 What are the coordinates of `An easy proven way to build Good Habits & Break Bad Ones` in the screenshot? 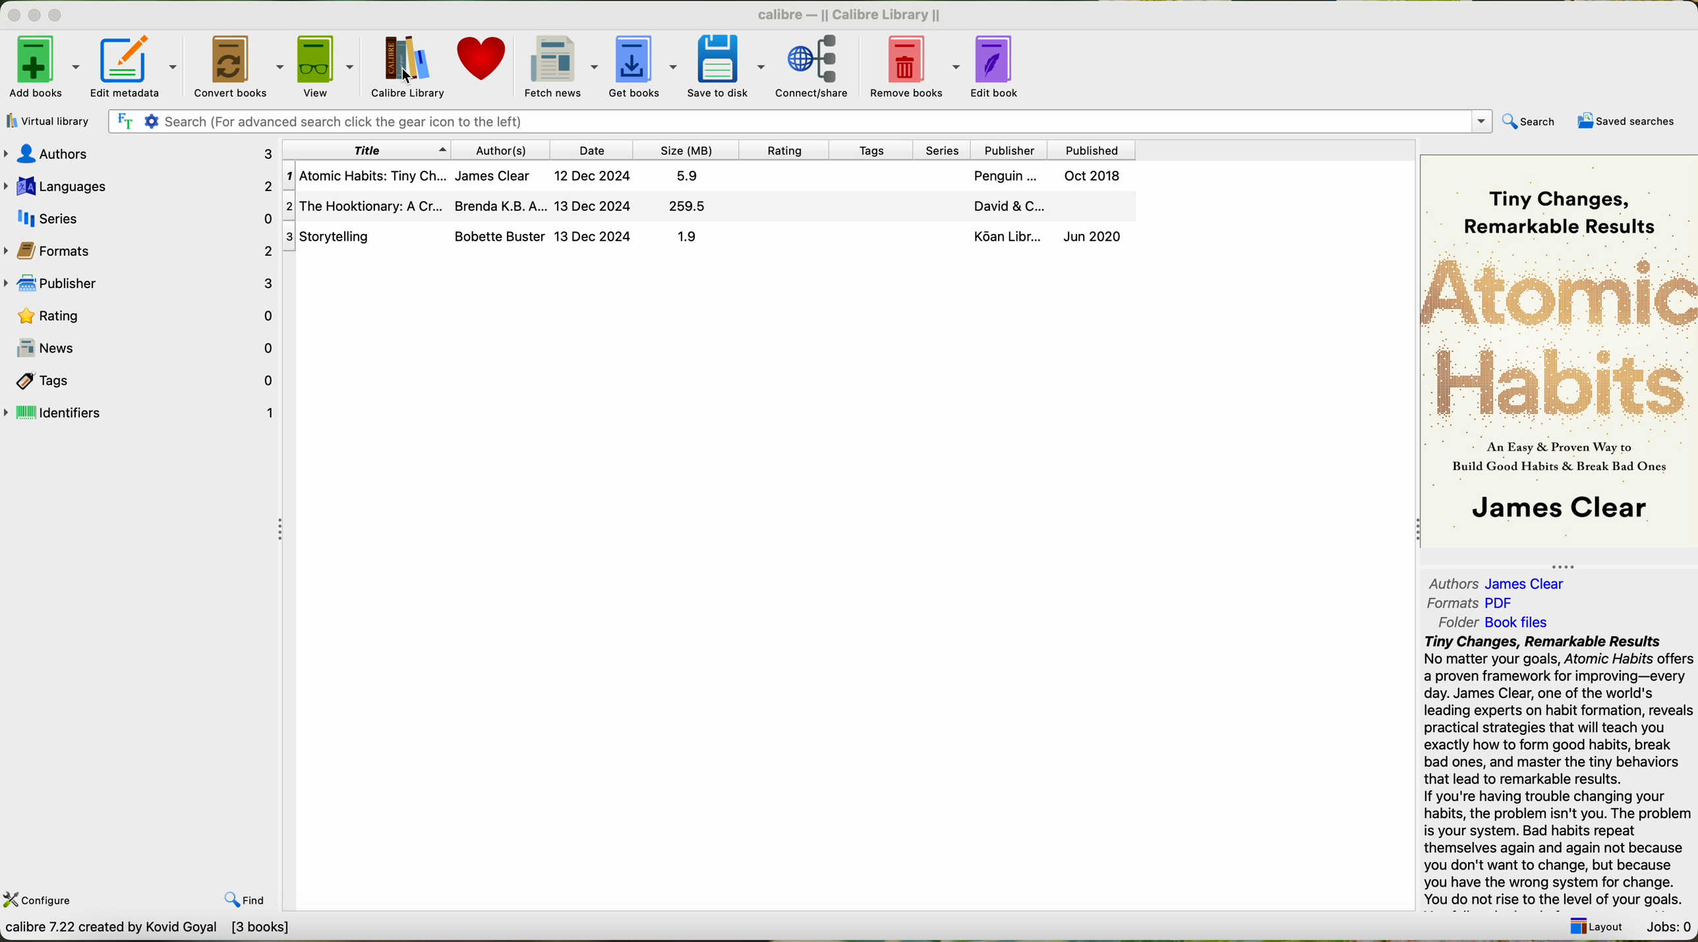 It's located at (1556, 462).